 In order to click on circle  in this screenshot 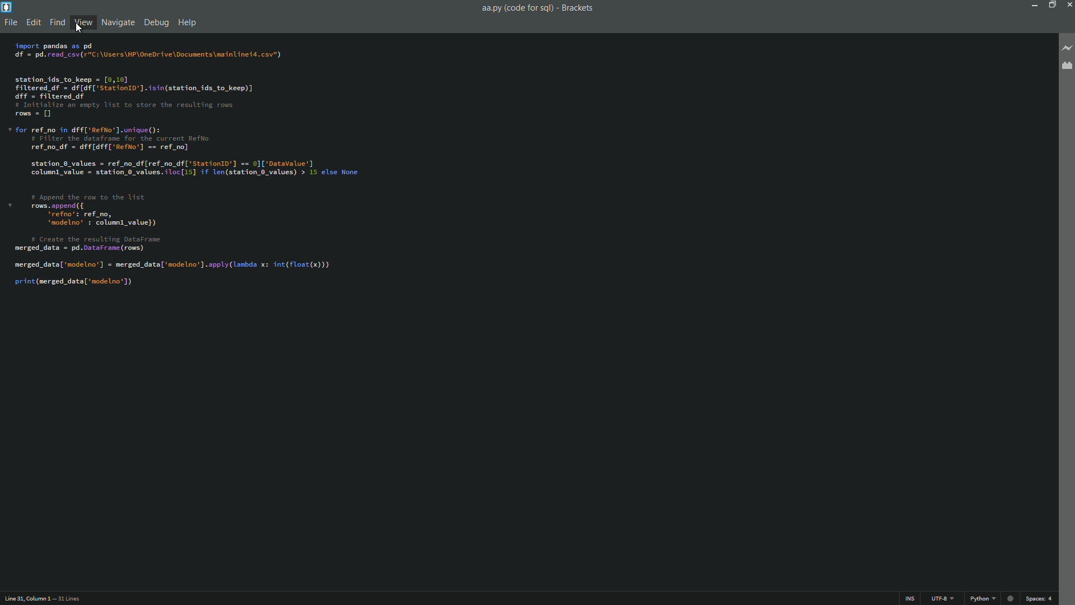, I will do `click(1010, 599)`.